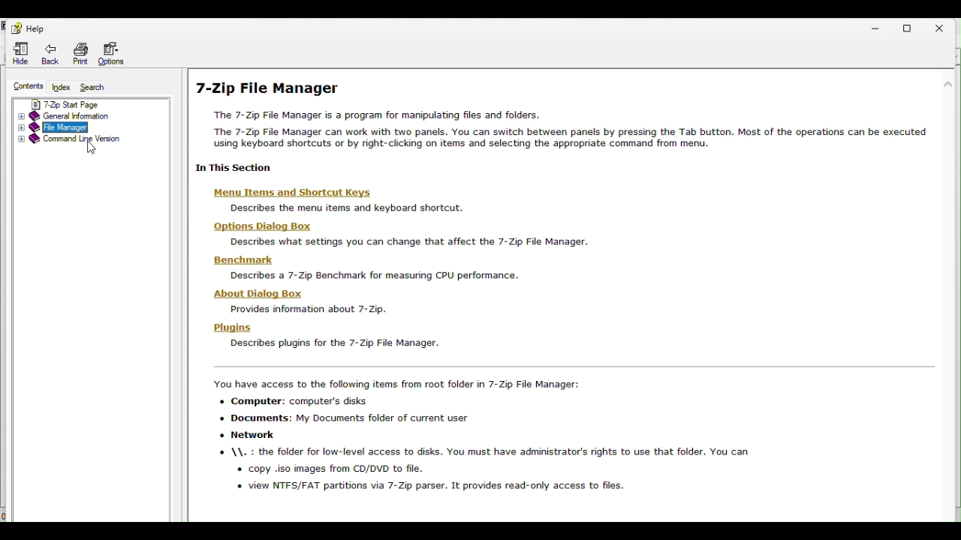 This screenshot has height=540, width=961. What do you see at coordinates (61, 88) in the screenshot?
I see `Index` at bounding box center [61, 88].